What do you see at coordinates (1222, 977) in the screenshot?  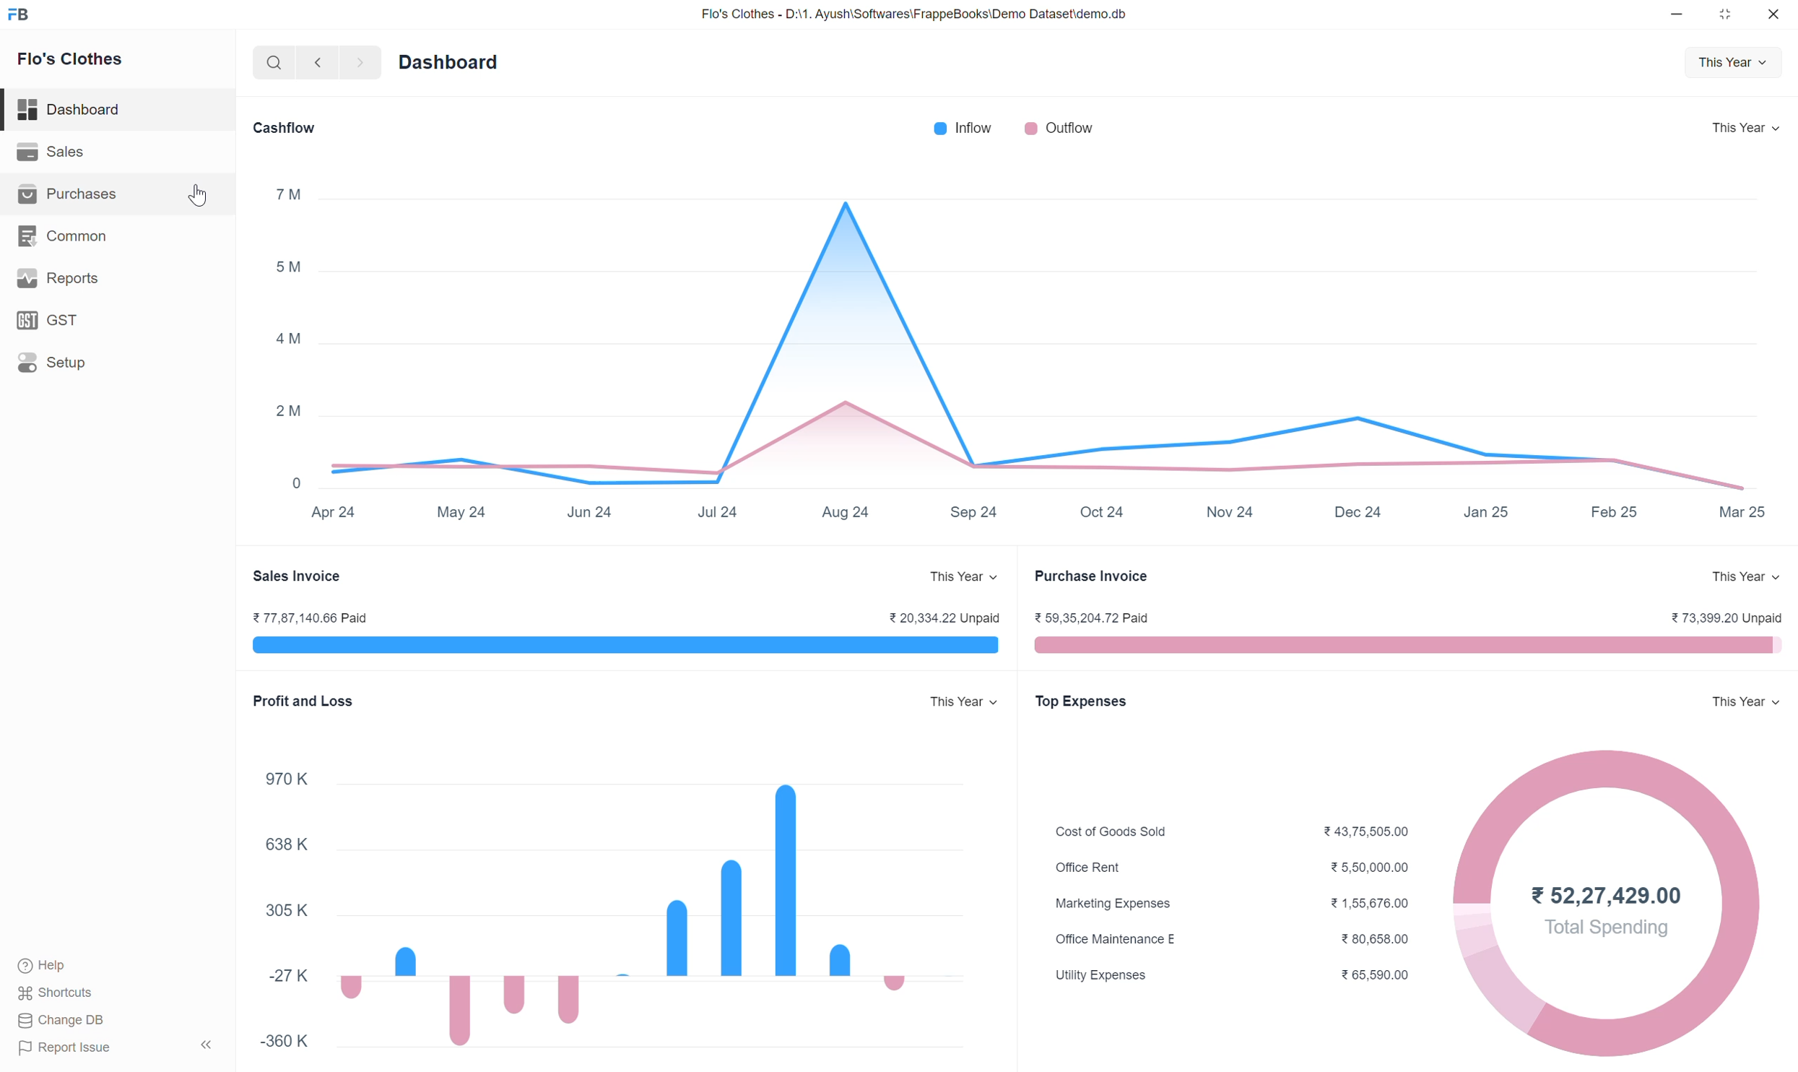 I see `Utility Expenses 65,590.00` at bounding box center [1222, 977].